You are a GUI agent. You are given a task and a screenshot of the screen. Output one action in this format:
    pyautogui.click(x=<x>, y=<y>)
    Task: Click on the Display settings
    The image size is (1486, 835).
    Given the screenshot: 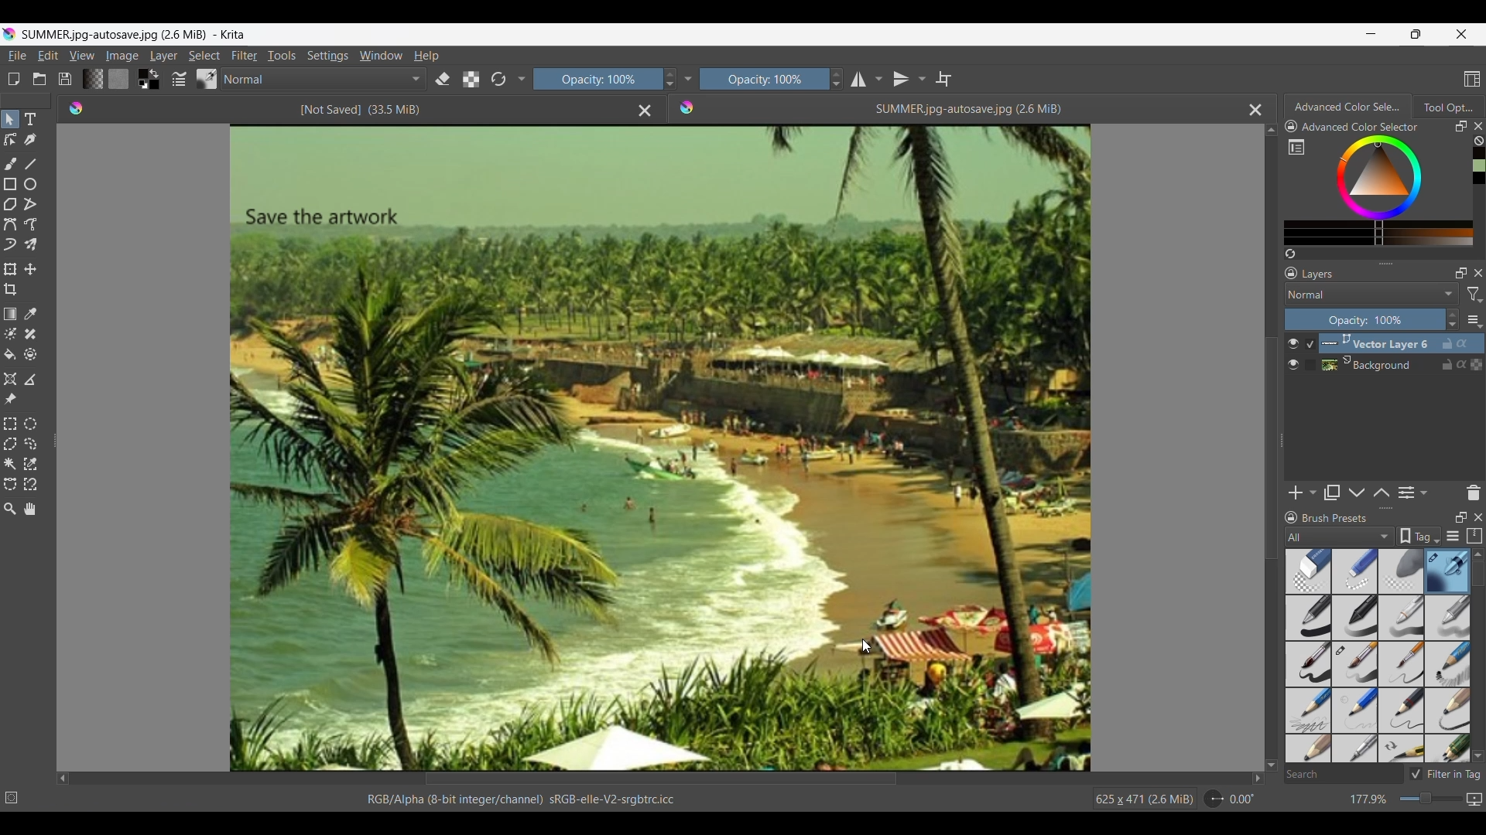 What is the action you would take?
    pyautogui.click(x=1453, y=536)
    